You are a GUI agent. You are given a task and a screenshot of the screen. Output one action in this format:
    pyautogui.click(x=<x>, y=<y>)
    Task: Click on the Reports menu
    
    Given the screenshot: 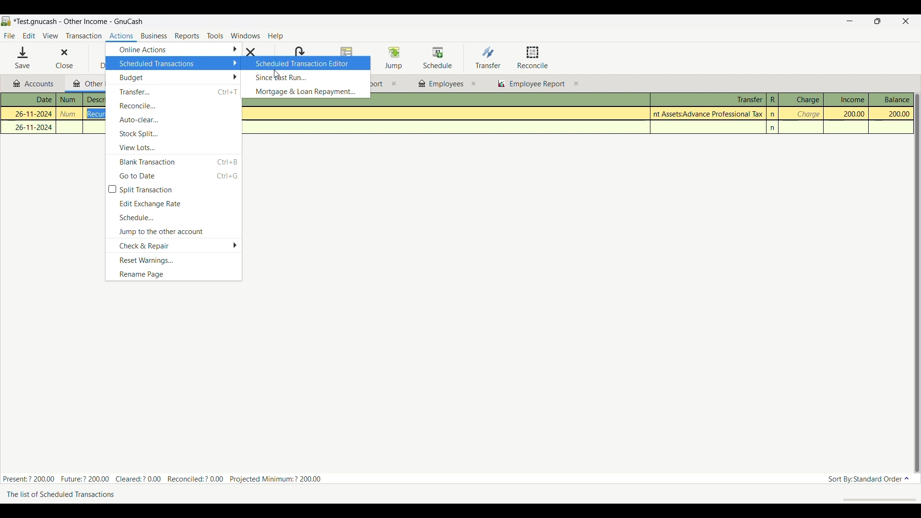 What is the action you would take?
    pyautogui.click(x=188, y=36)
    